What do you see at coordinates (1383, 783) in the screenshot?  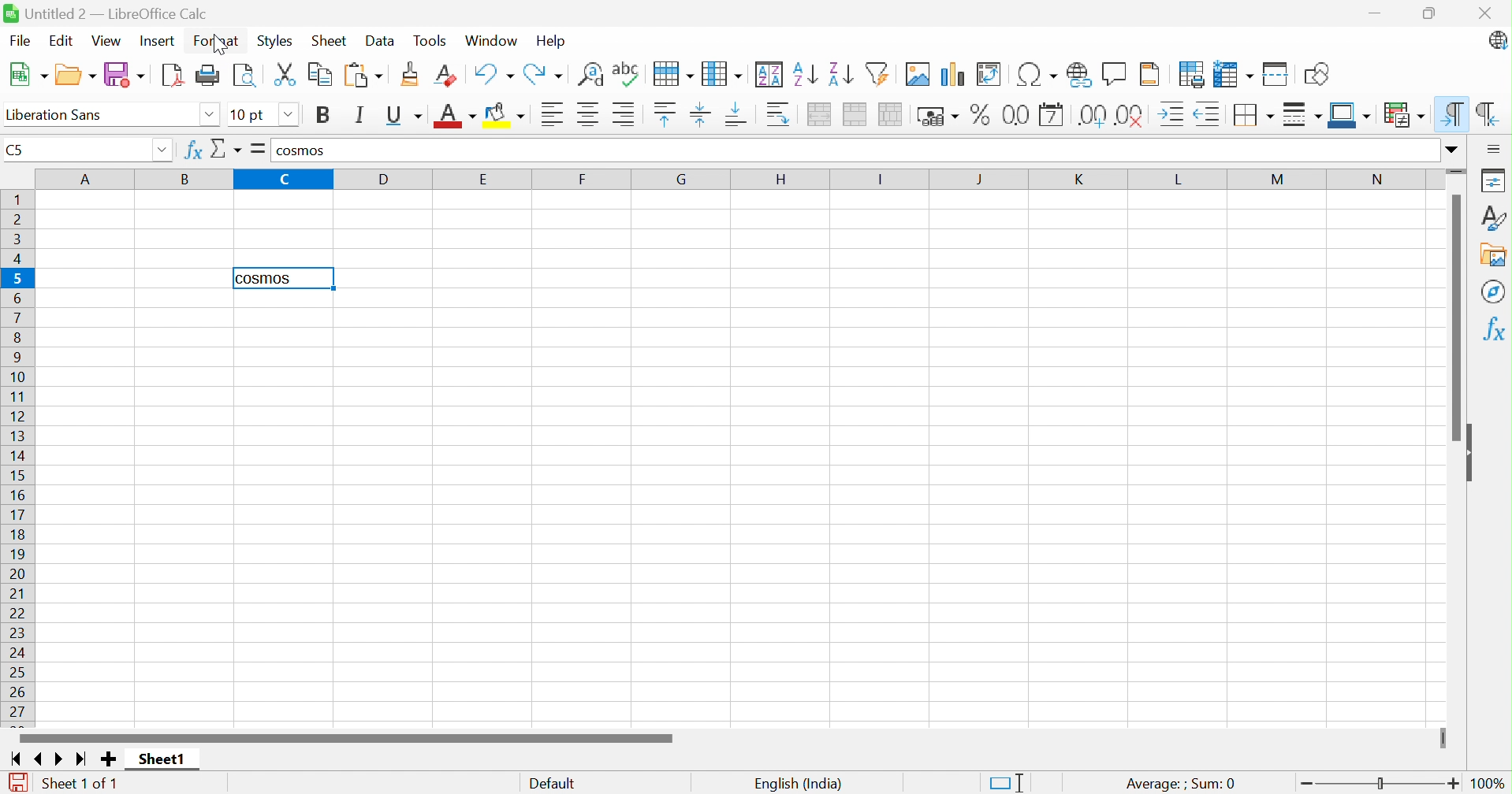 I see `Slider` at bounding box center [1383, 783].